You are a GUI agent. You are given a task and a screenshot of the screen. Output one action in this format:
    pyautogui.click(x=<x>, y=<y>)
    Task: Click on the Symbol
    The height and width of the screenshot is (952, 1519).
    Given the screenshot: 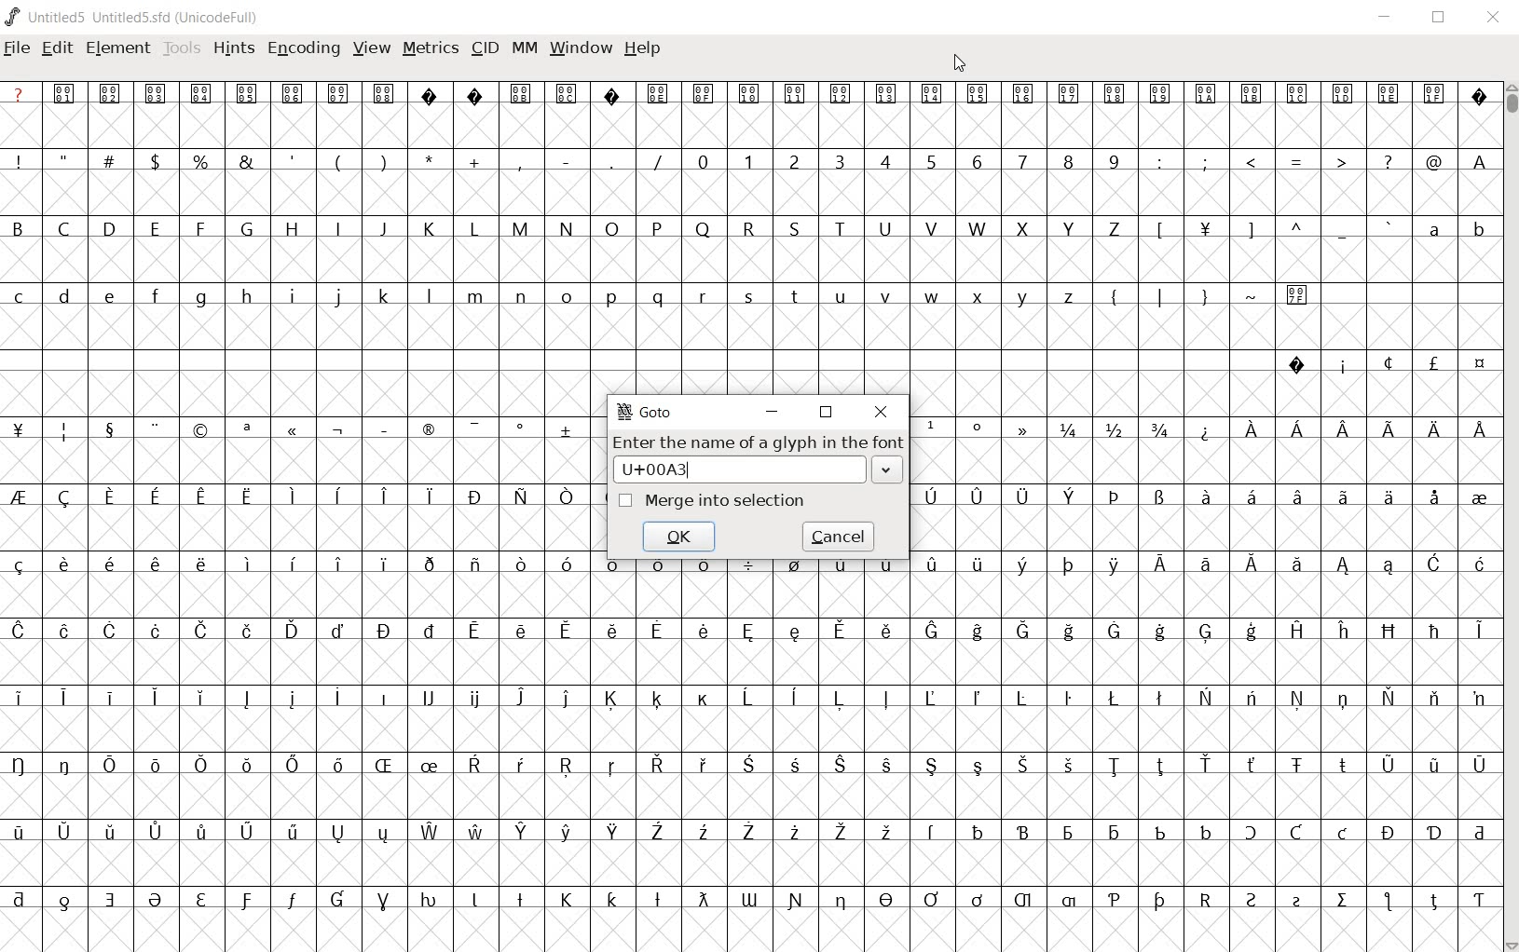 What is the action you would take?
    pyautogui.click(x=979, y=95)
    